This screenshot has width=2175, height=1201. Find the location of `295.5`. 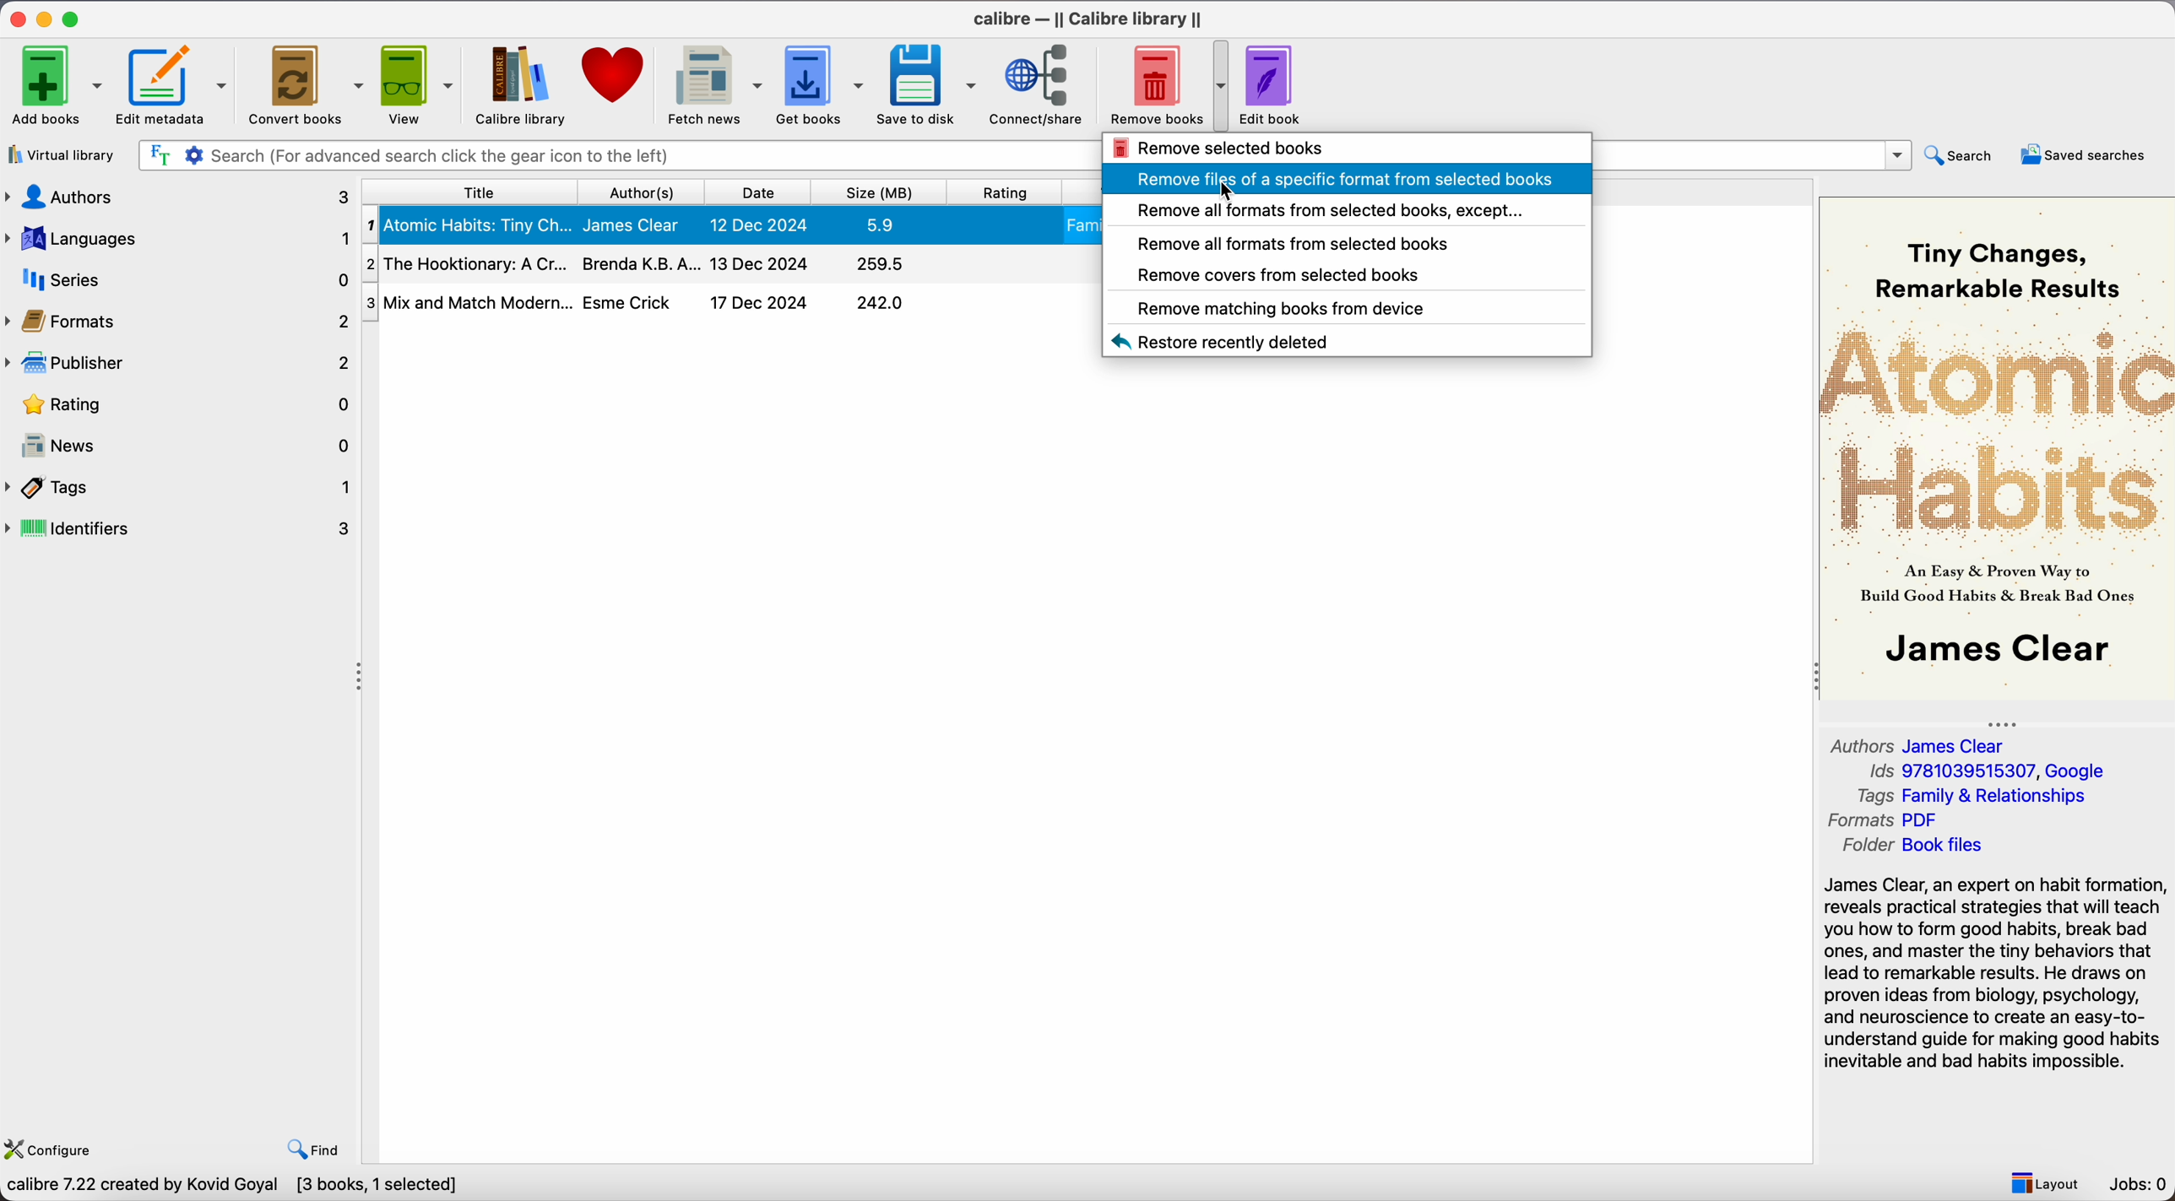

295.5 is located at coordinates (879, 264).